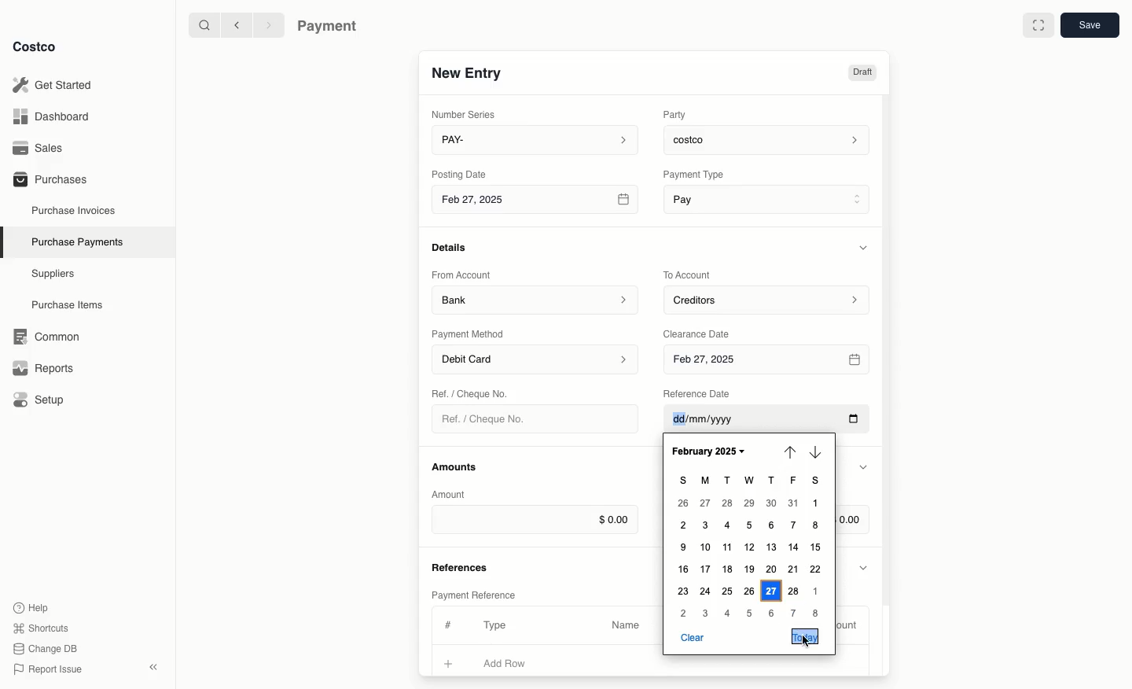  What do you see at coordinates (769, 360) in the screenshot?
I see `Feb 27, 2025` at bounding box center [769, 360].